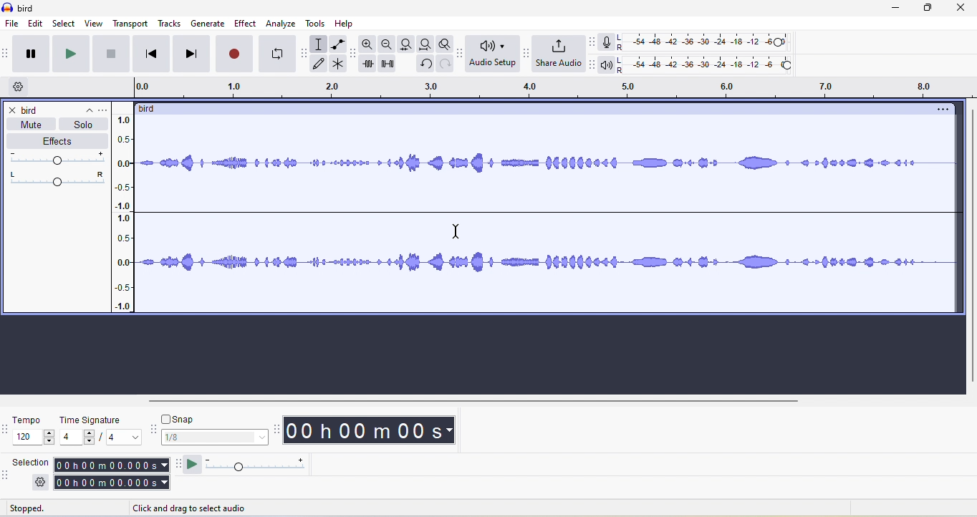 This screenshot has height=517, width=977. What do you see at coordinates (262, 466) in the screenshot?
I see `play at speed` at bounding box center [262, 466].